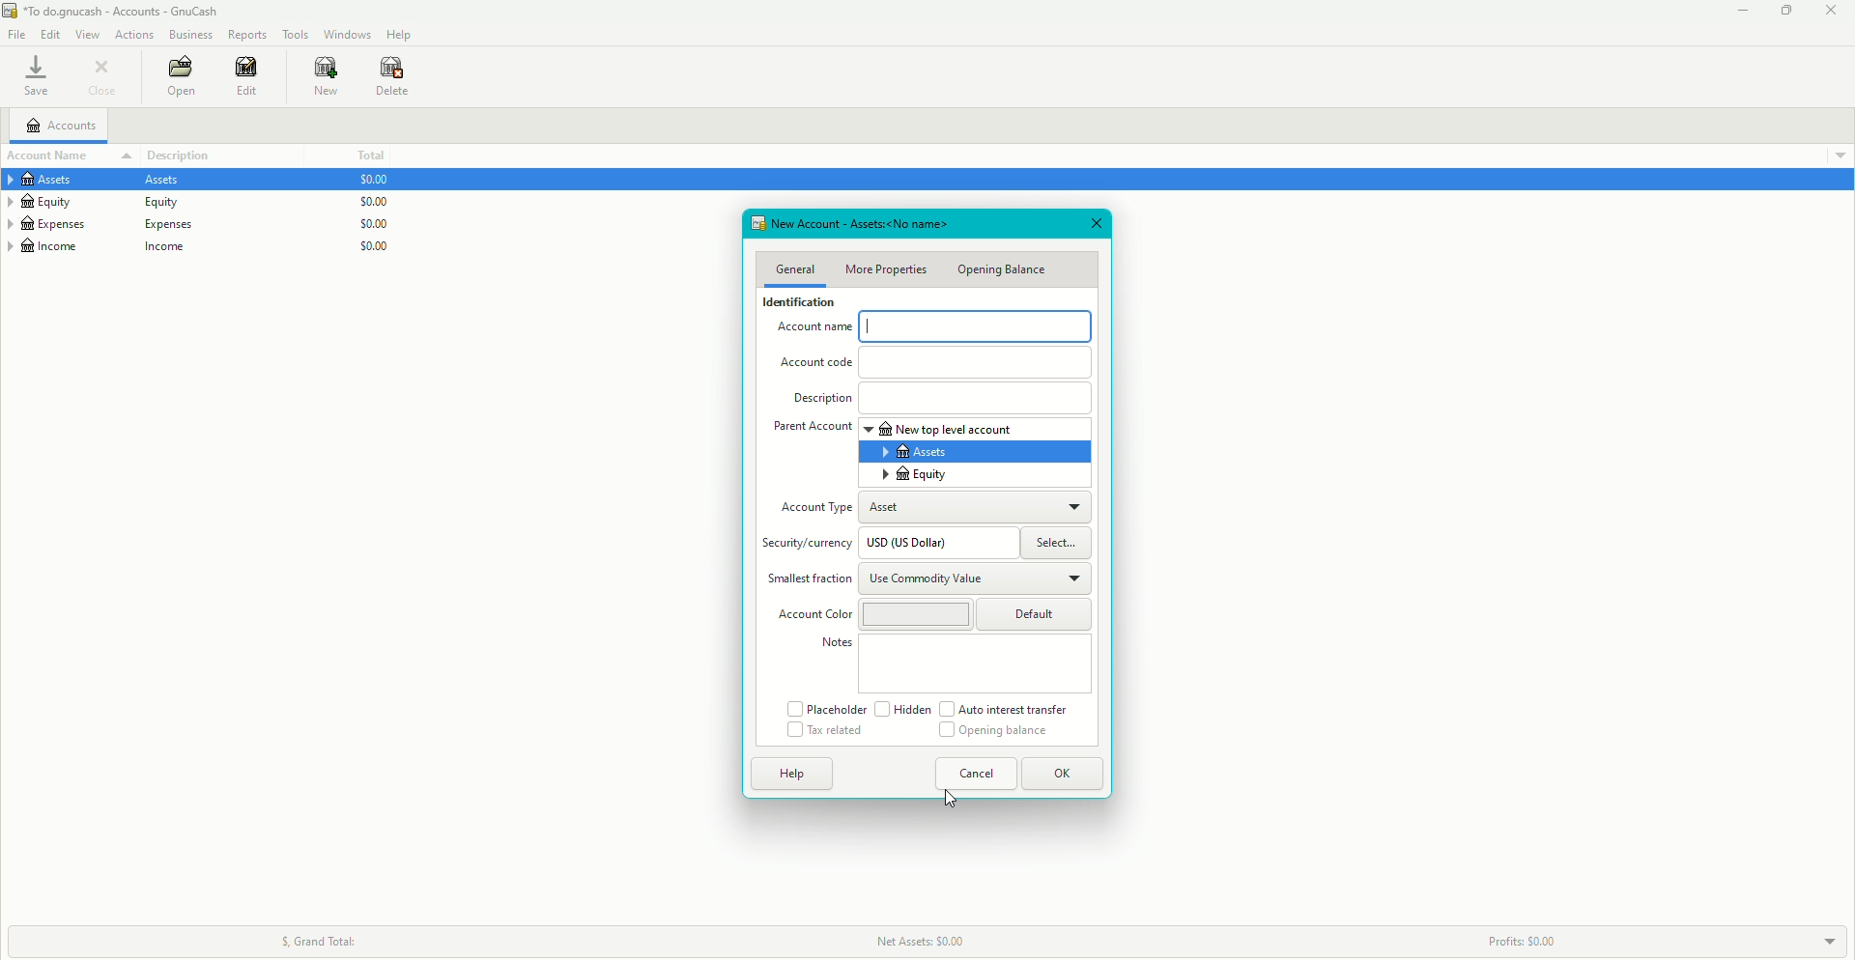 Image resolution: width=1855 pixels, height=960 pixels. What do you see at coordinates (977, 325) in the screenshot?
I see `Typing box for account name` at bounding box center [977, 325].